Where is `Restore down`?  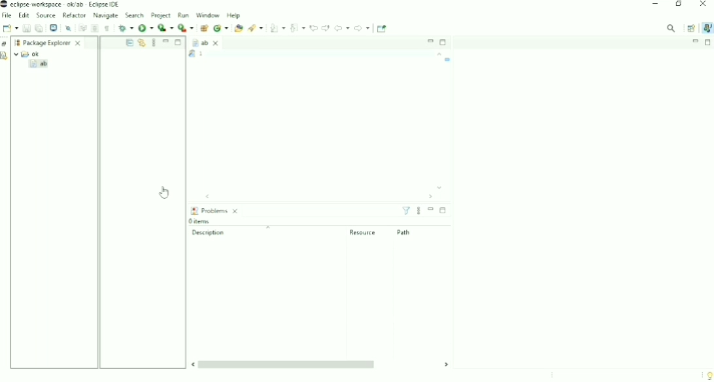
Restore down is located at coordinates (678, 5).